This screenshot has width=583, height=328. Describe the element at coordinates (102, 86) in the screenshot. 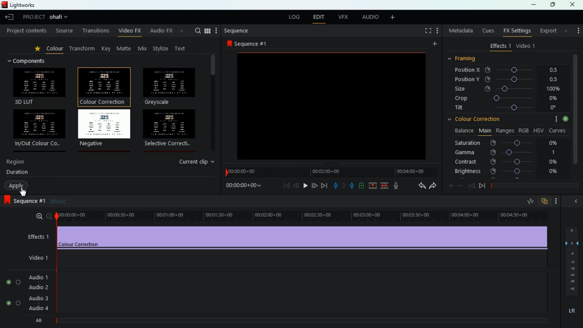

I see `colour correction` at that location.